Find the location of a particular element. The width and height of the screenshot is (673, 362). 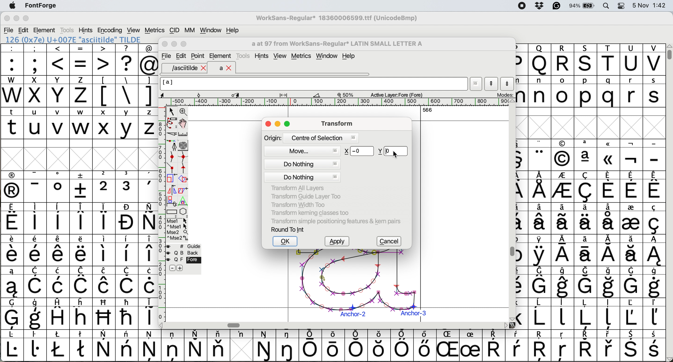

symbol is located at coordinates (60, 313).